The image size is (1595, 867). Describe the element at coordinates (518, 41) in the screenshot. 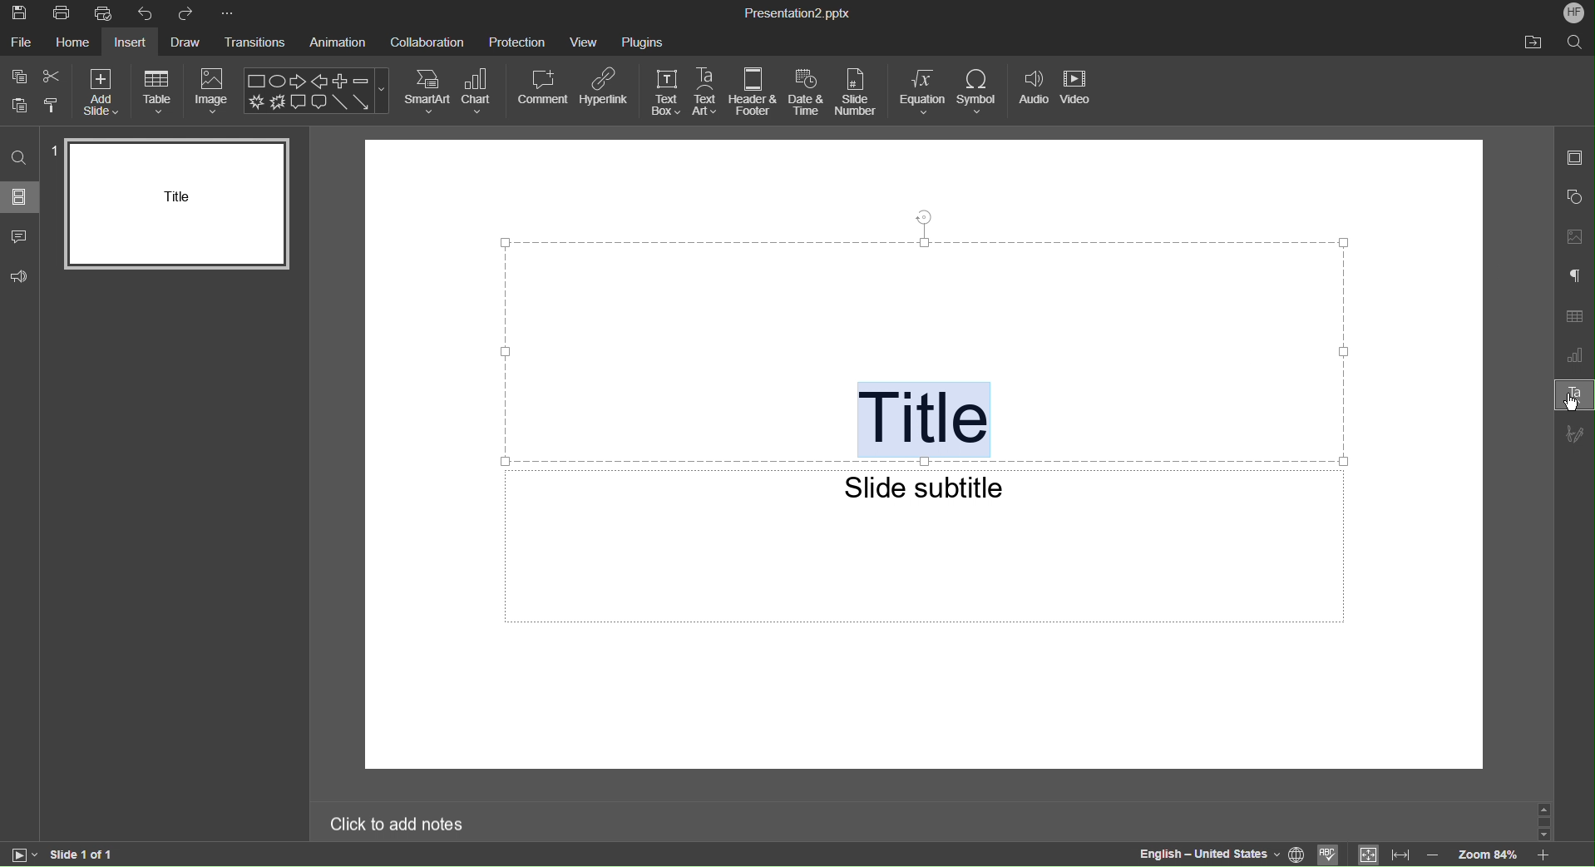

I see `Protection` at that location.